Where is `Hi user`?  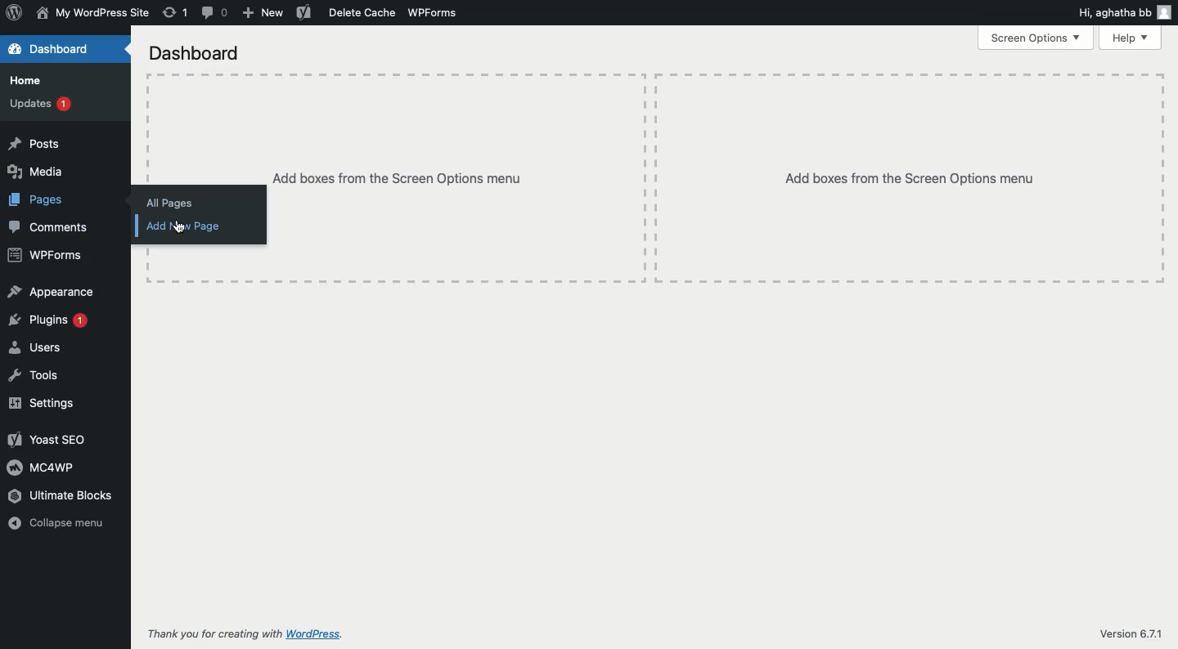
Hi user is located at coordinates (1123, 11).